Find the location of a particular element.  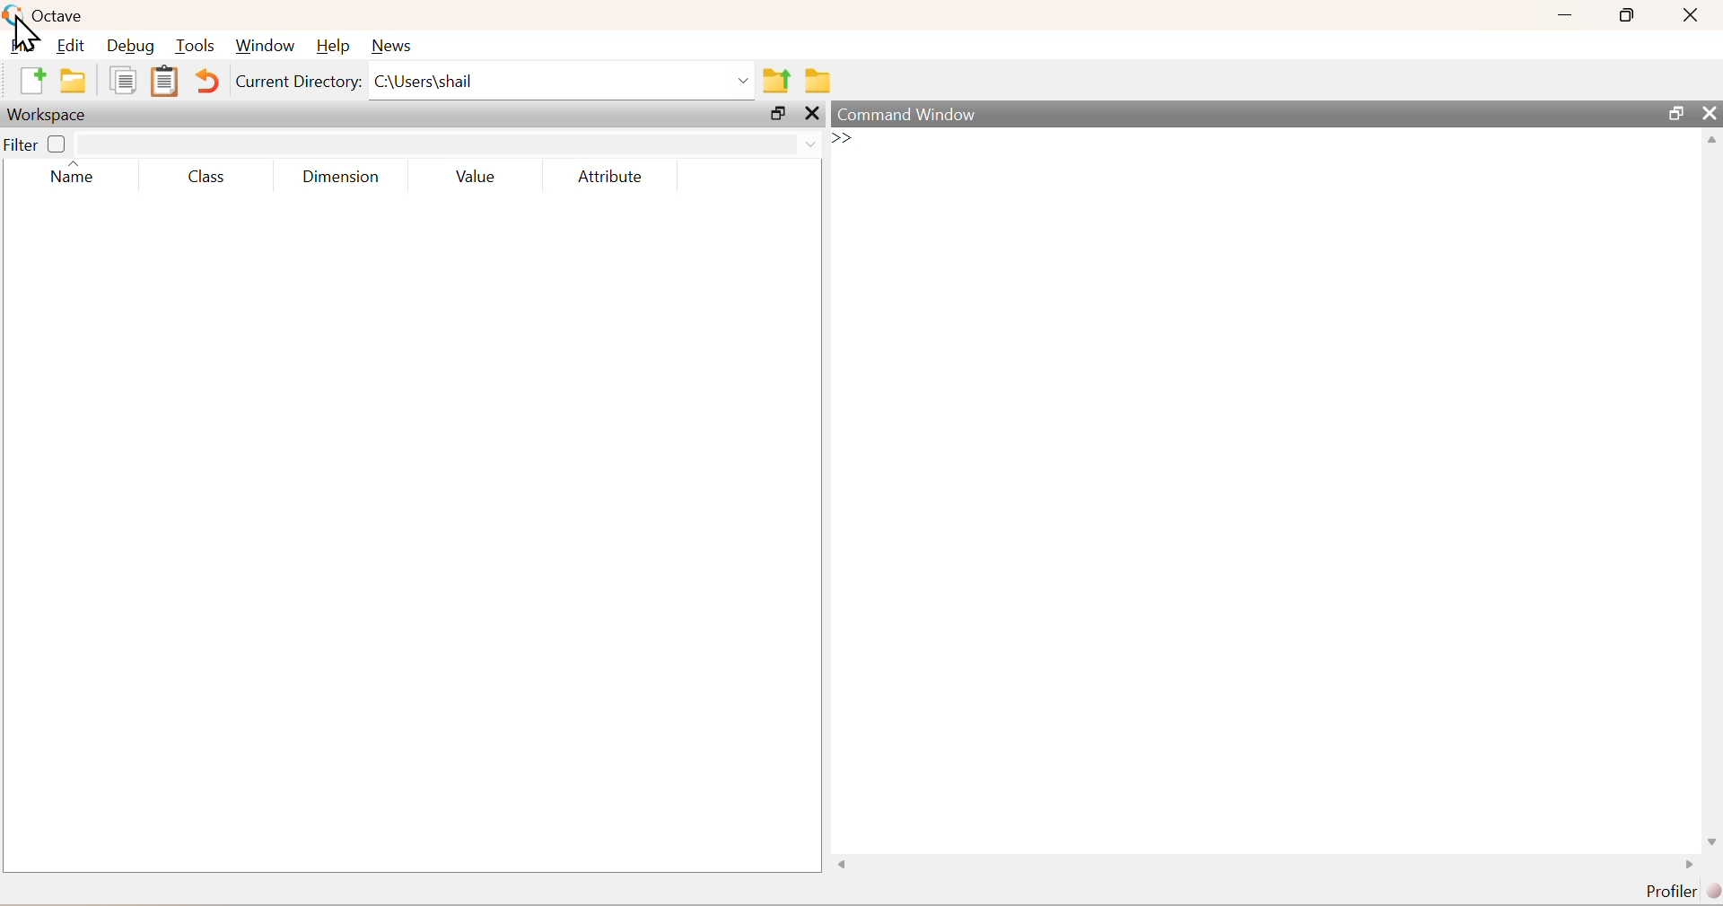

folder is located at coordinates (817, 82).